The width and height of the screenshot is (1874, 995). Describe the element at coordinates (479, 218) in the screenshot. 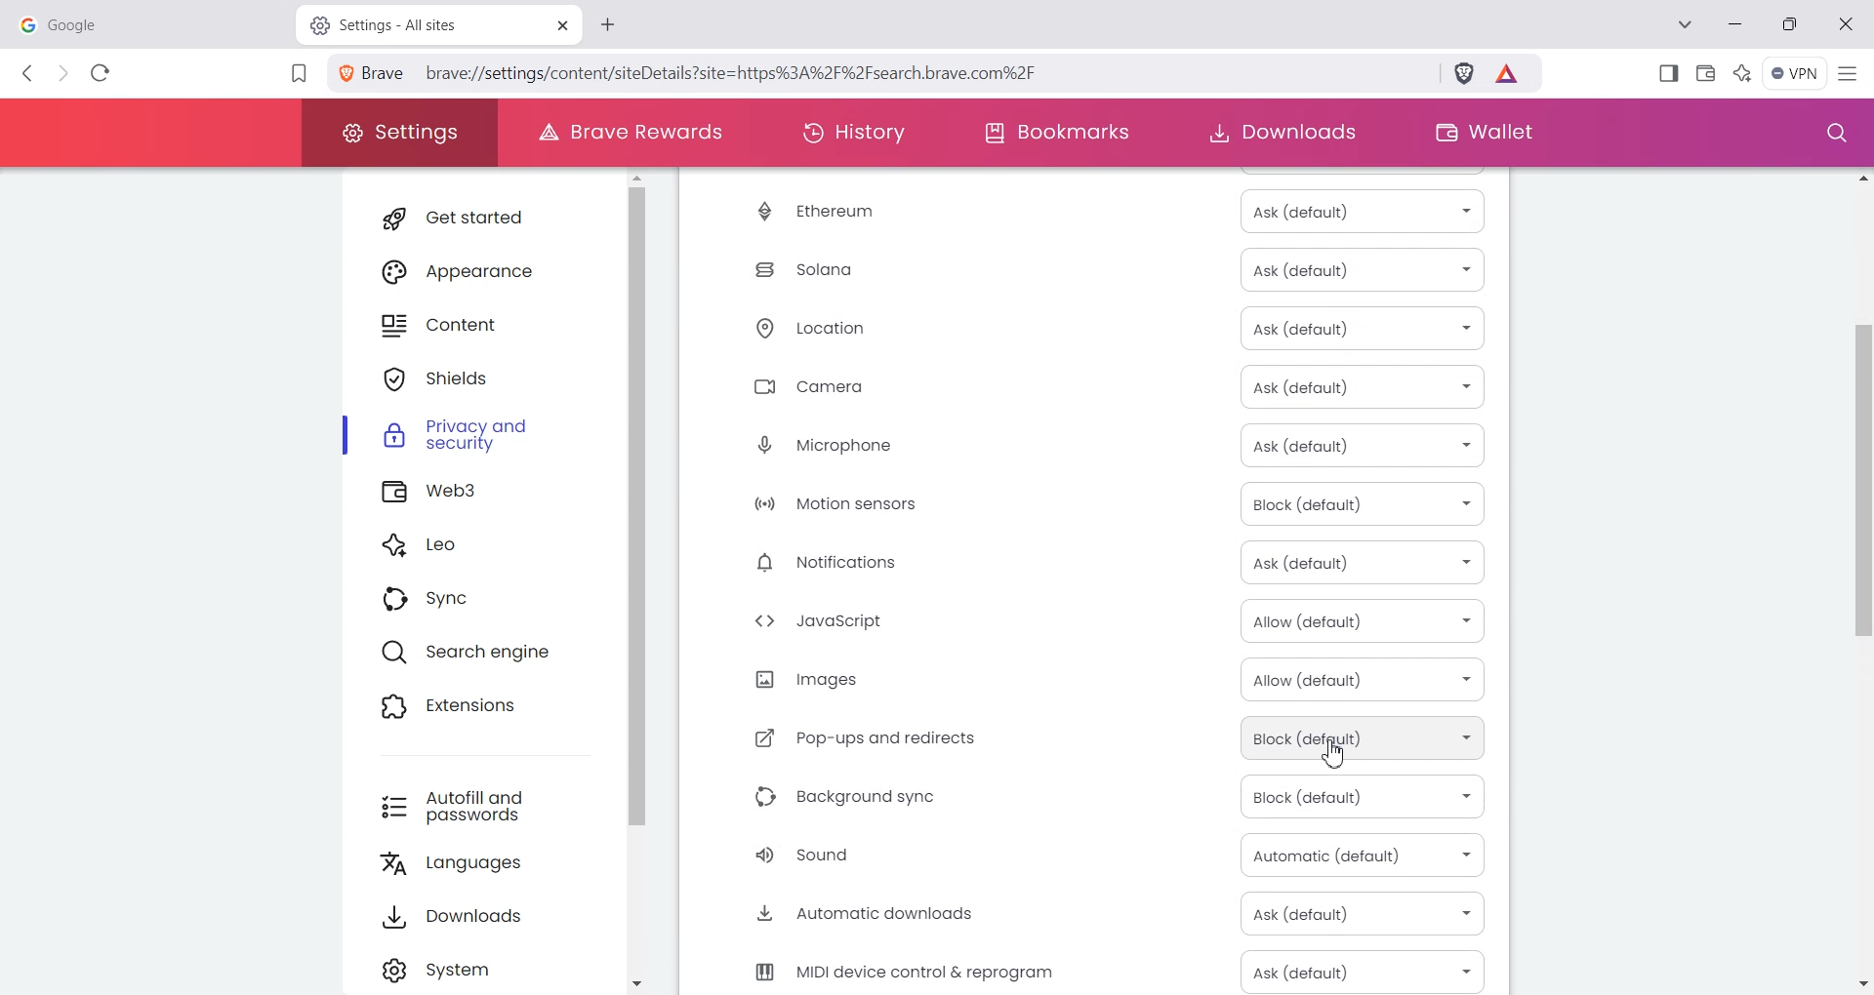

I see `Get started` at that location.